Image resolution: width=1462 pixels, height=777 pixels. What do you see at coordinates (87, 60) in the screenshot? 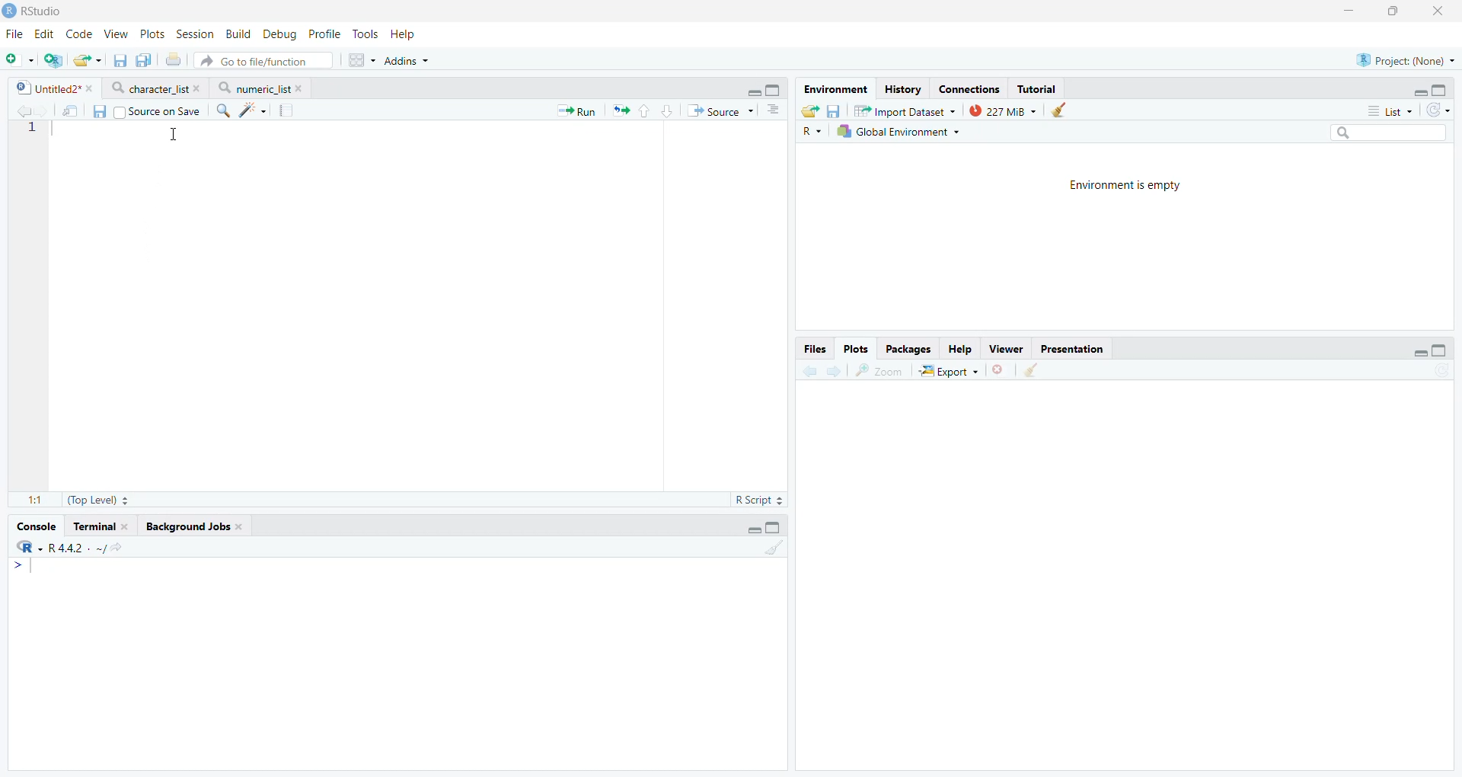
I see `Open exisitng file` at bounding box center [87, 60].